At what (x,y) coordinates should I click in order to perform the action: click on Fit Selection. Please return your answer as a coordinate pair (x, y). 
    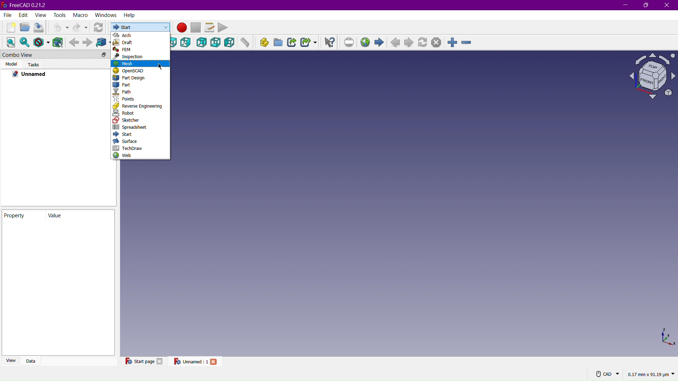
    Looking at the image, I should click on (25, 42).